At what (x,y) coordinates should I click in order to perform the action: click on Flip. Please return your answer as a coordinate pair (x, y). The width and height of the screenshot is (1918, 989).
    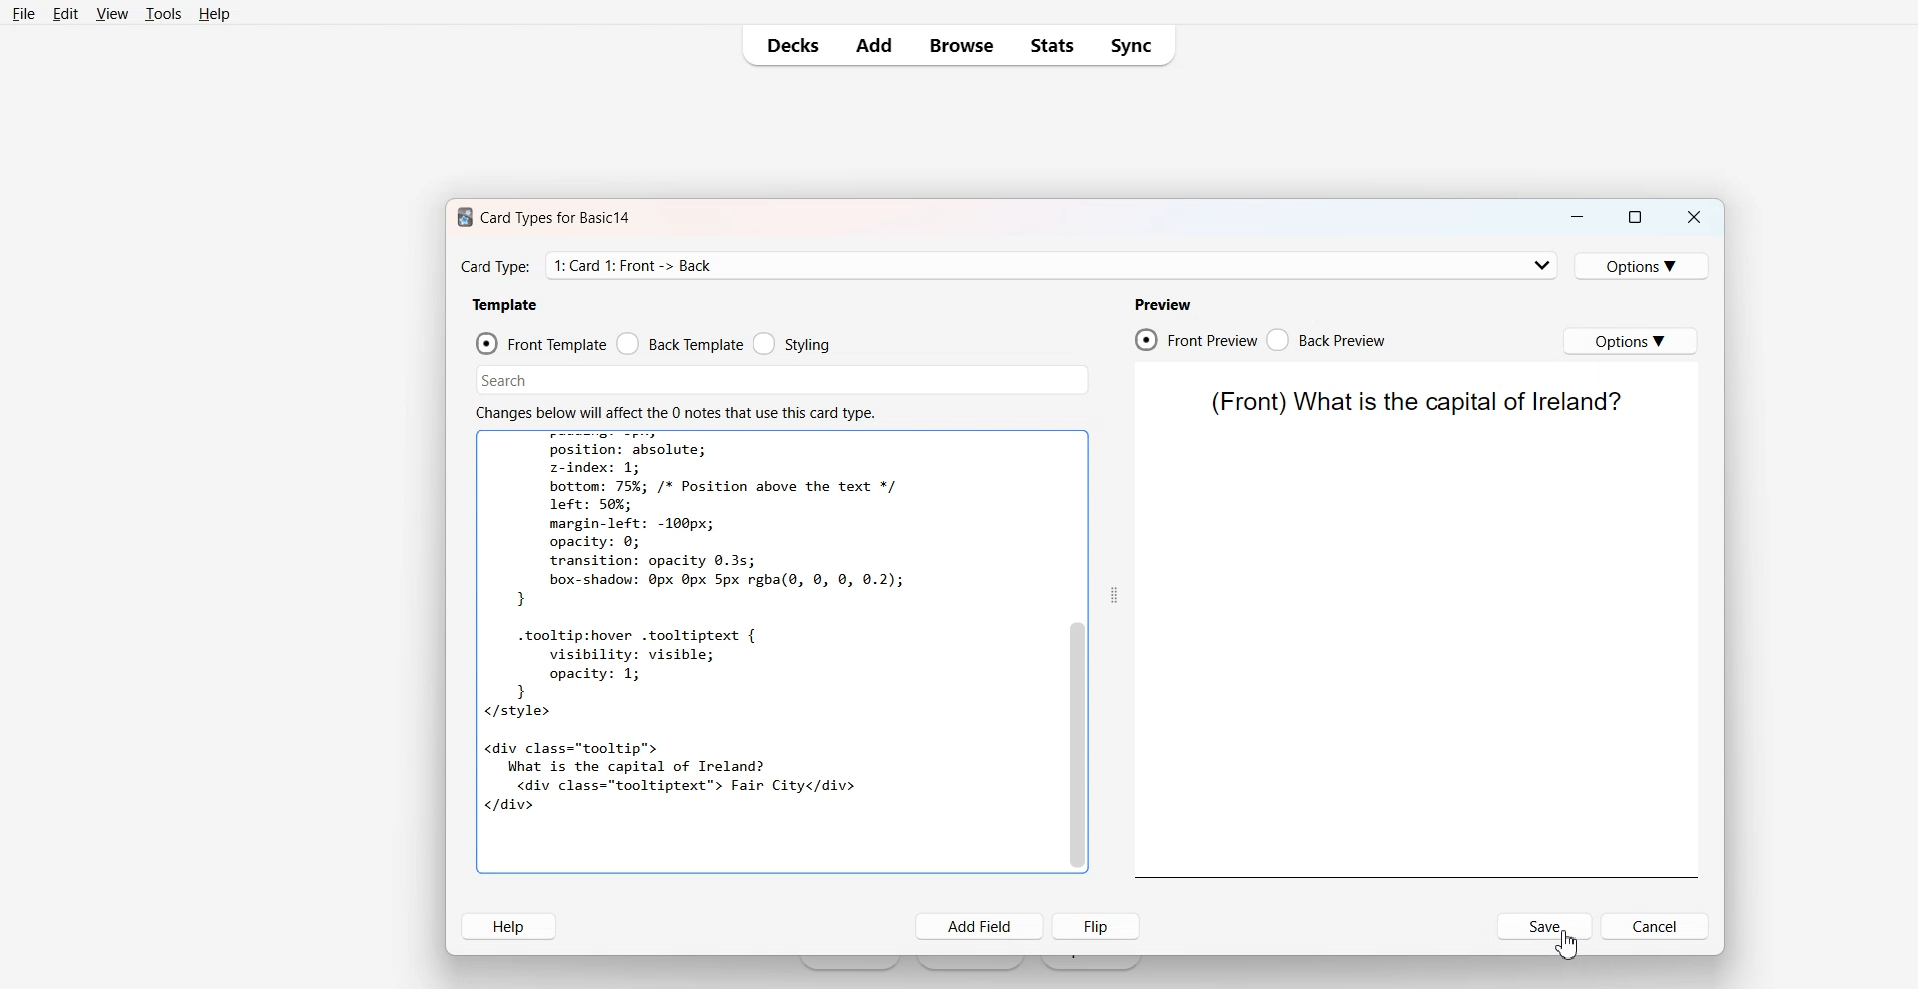
    Looking at the image, I should click on (1096, 926).